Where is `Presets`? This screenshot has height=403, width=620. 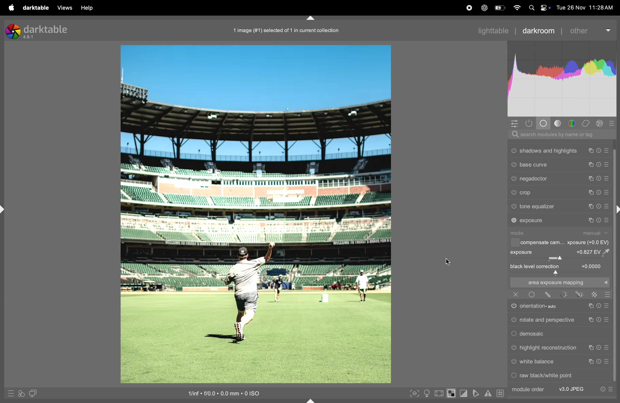 Presets is located at coordinates (611, 389).